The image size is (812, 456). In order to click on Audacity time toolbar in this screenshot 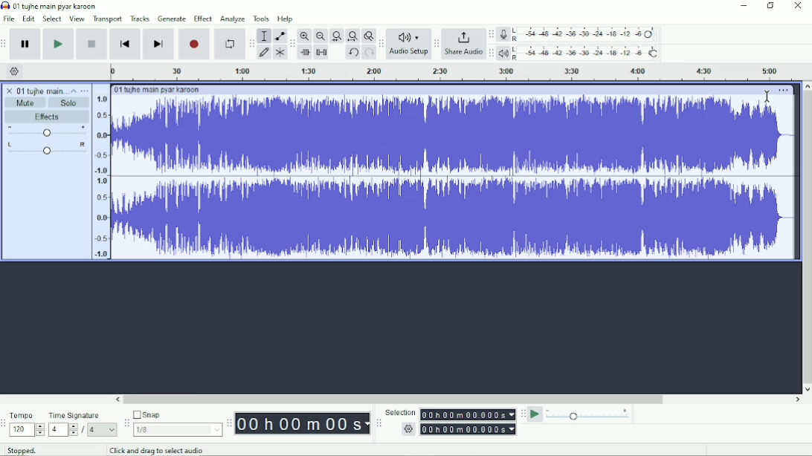, I will do `click(230, 423)`.